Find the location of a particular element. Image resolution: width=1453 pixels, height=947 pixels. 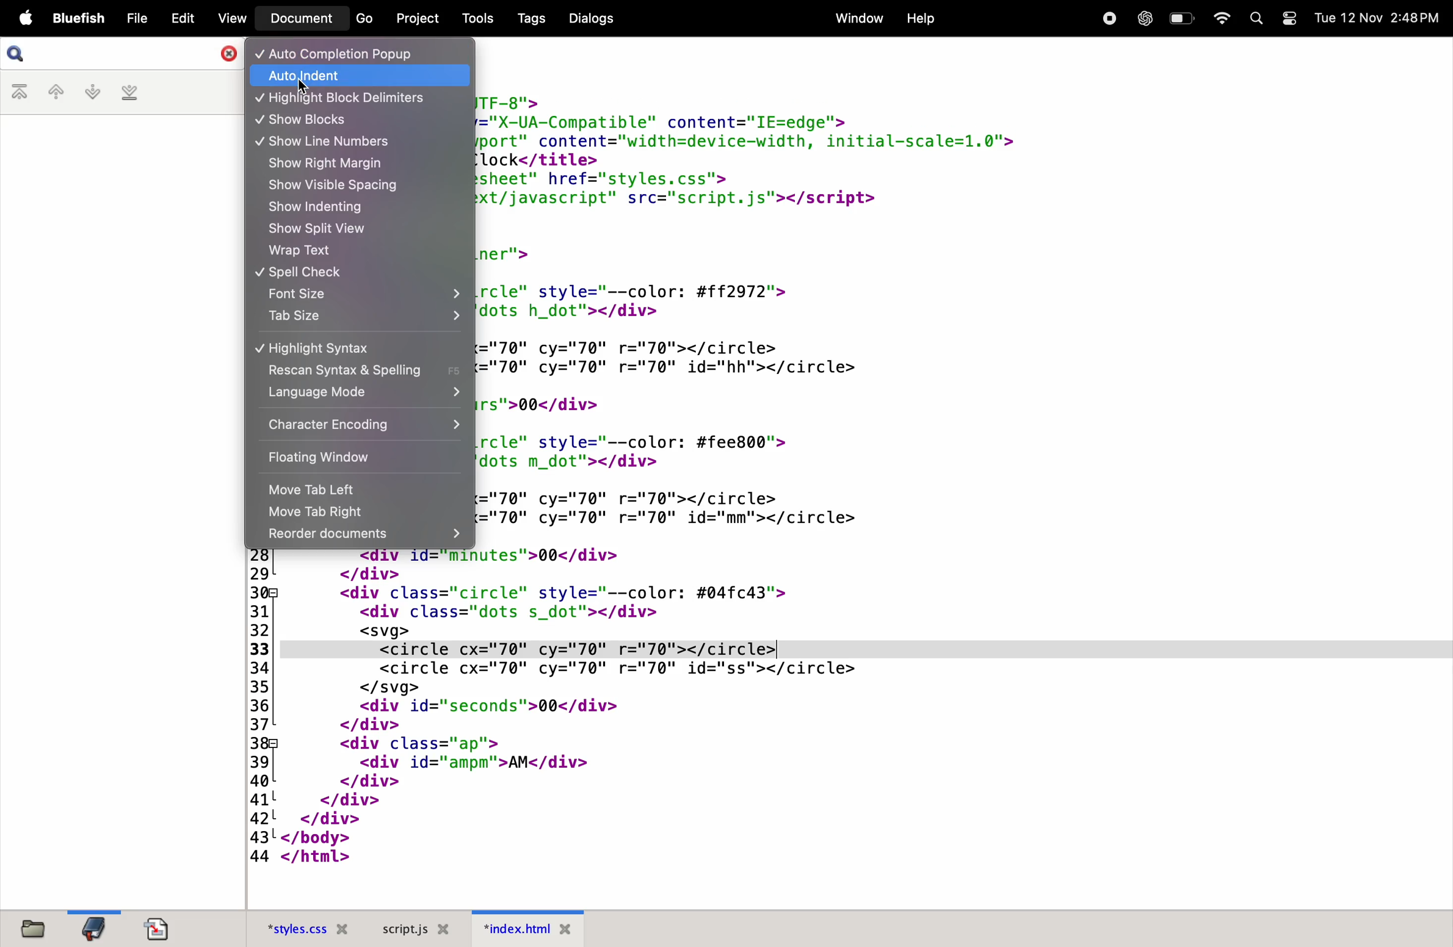

auto completion pop up is located at coordinates (357, 51).